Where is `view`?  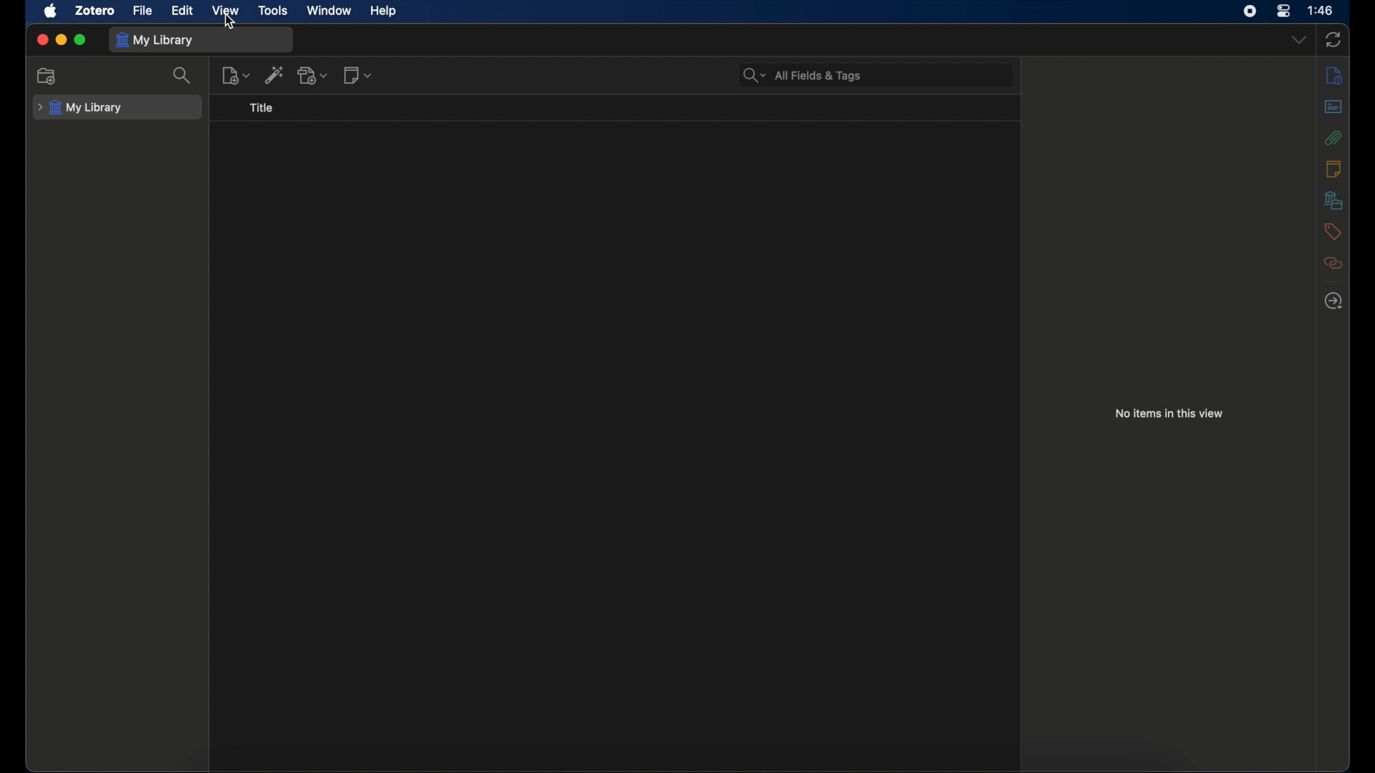 view is located at coordinates (224, 11).